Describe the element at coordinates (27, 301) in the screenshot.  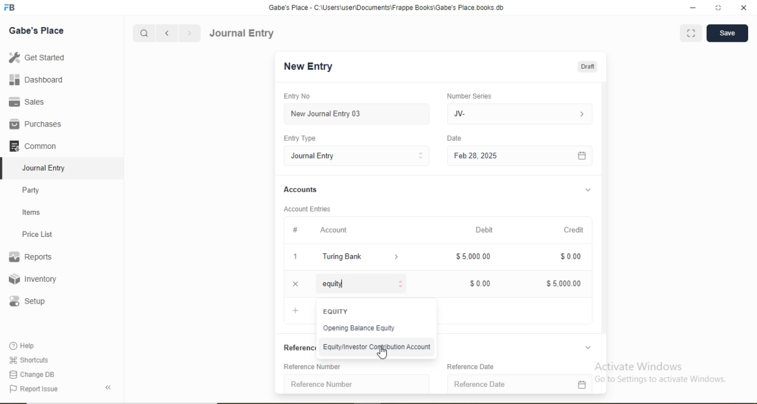
I see `Setup` at that location.